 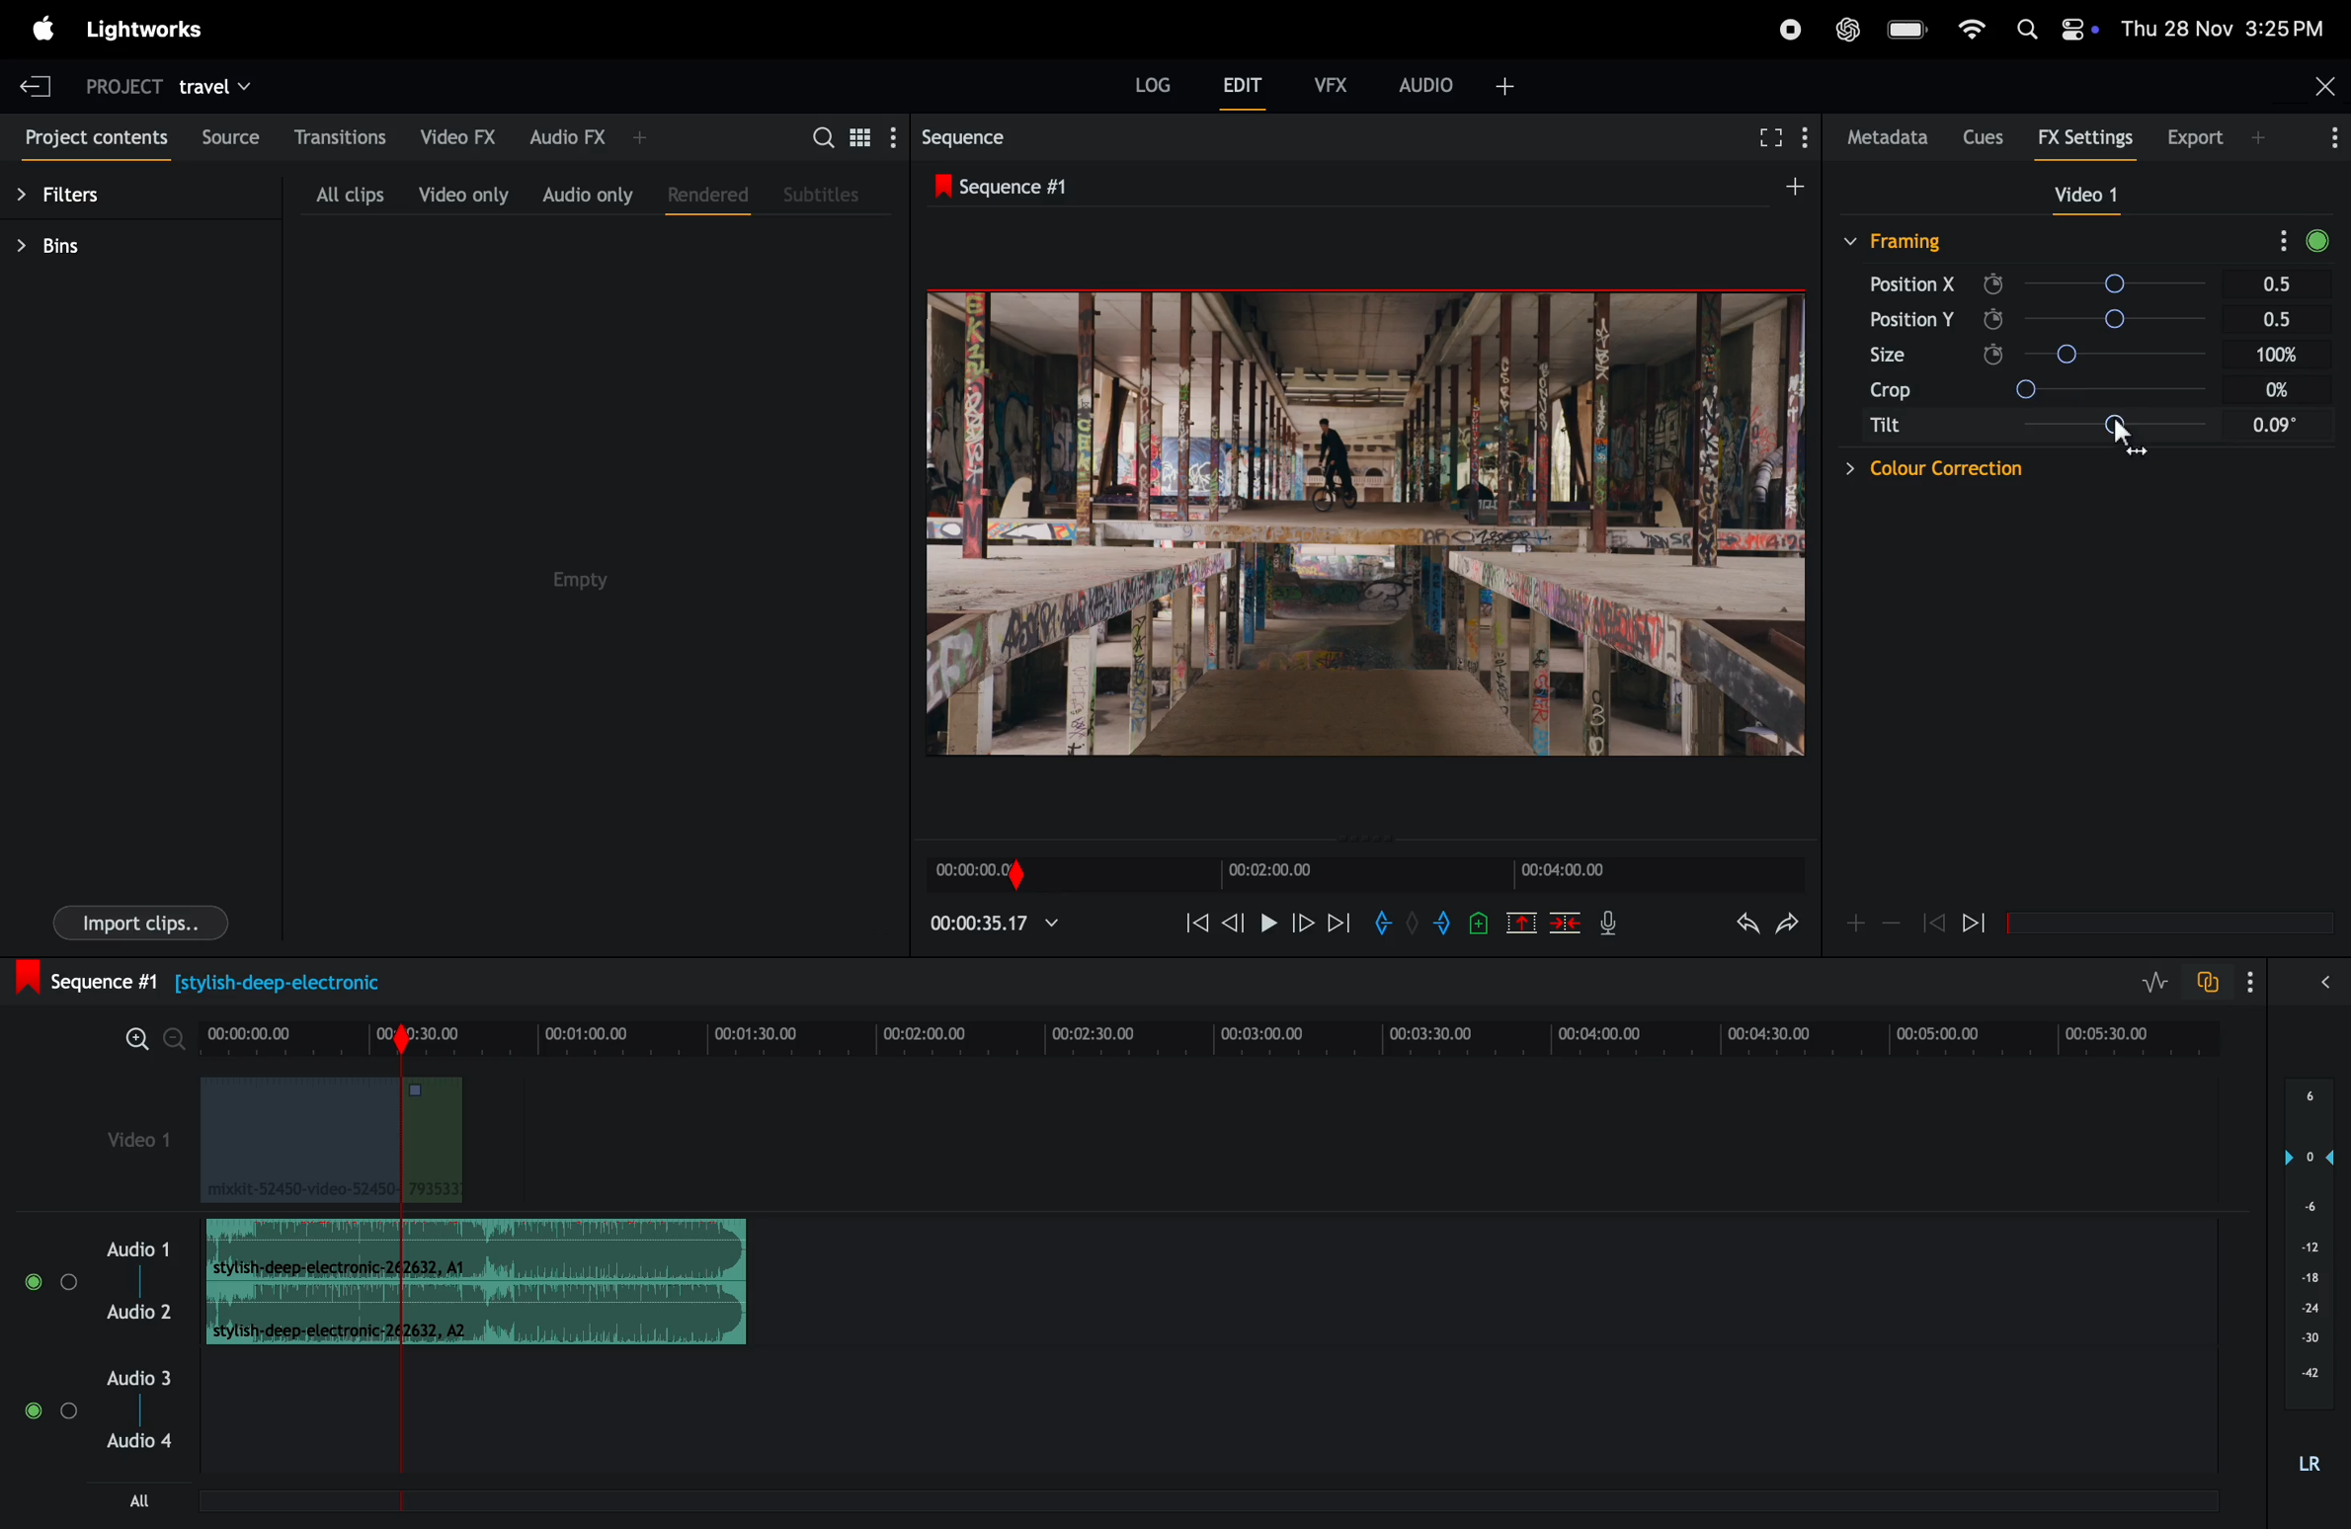 I want to click on Show settings menu, so click(x=2331, y=140).